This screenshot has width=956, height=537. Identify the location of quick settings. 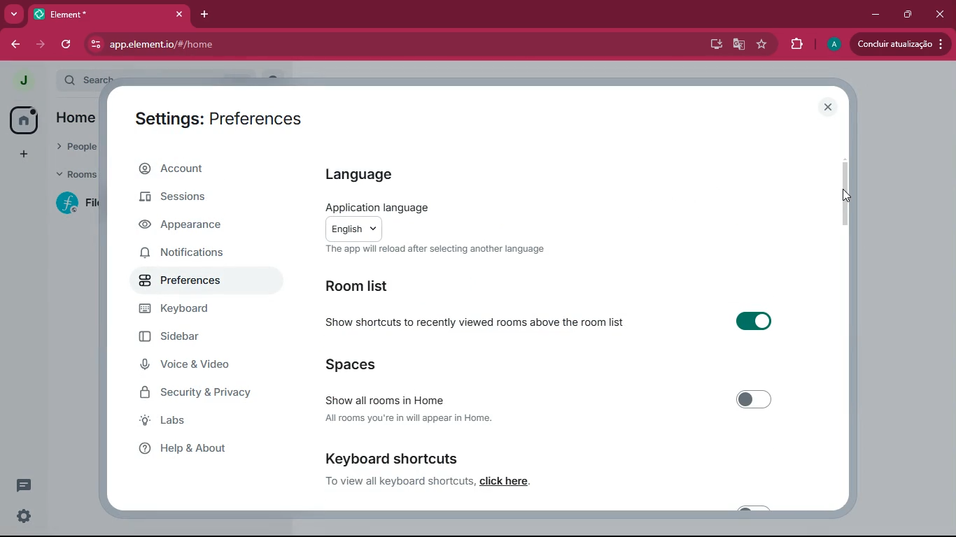
(24, 515).